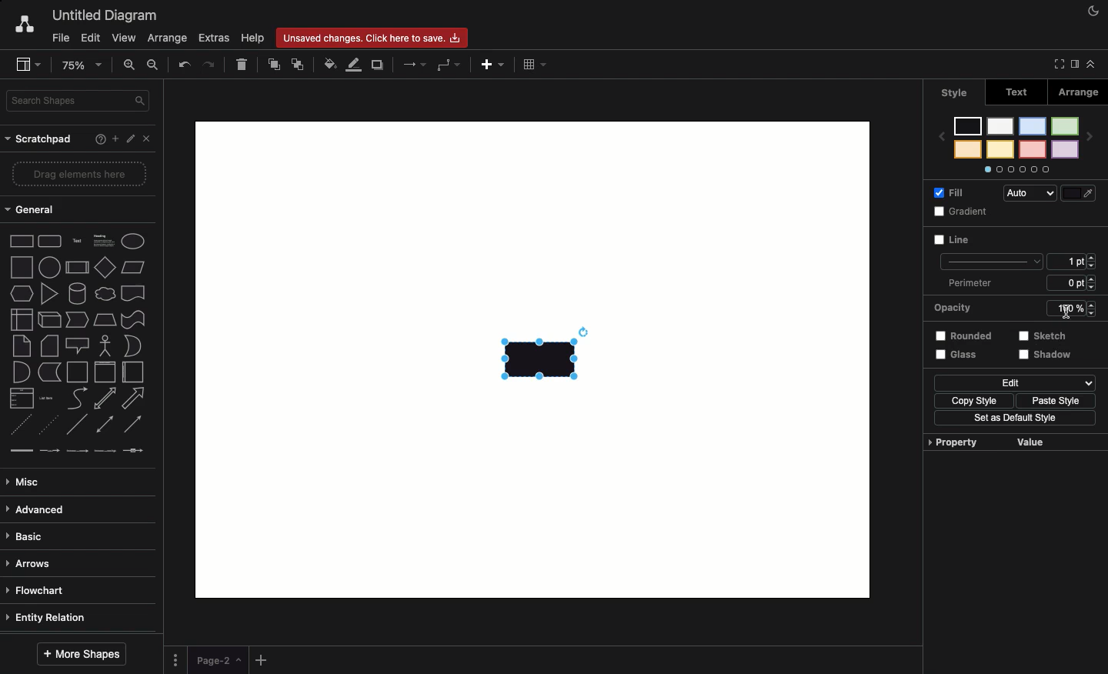 The image size is (1108, 674). What do you see at coordinates (447, 65) in the screenshot?
I see `Waypoints` at bounding box center [447, 65].